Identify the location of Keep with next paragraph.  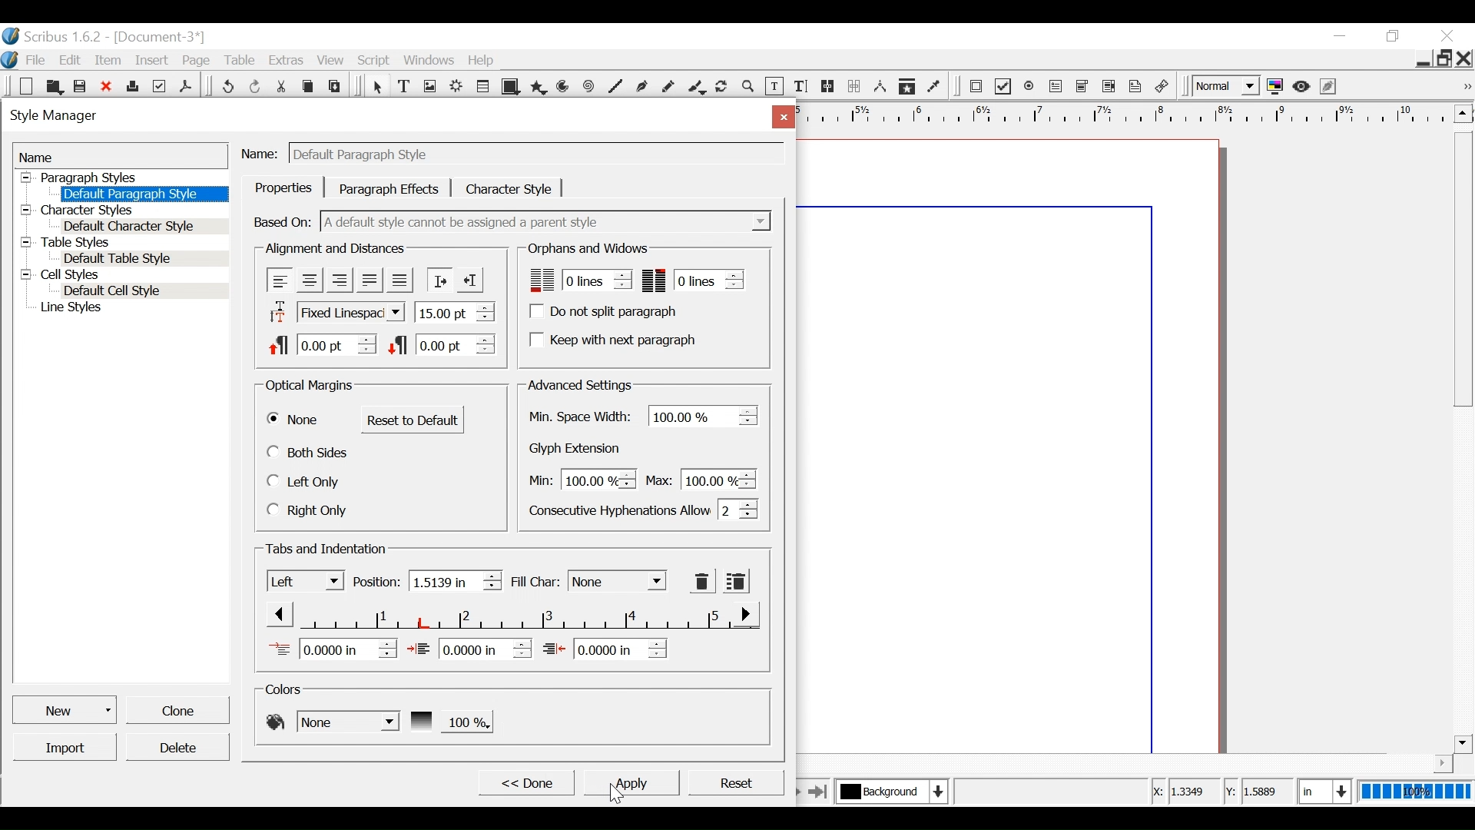
(611, 339).